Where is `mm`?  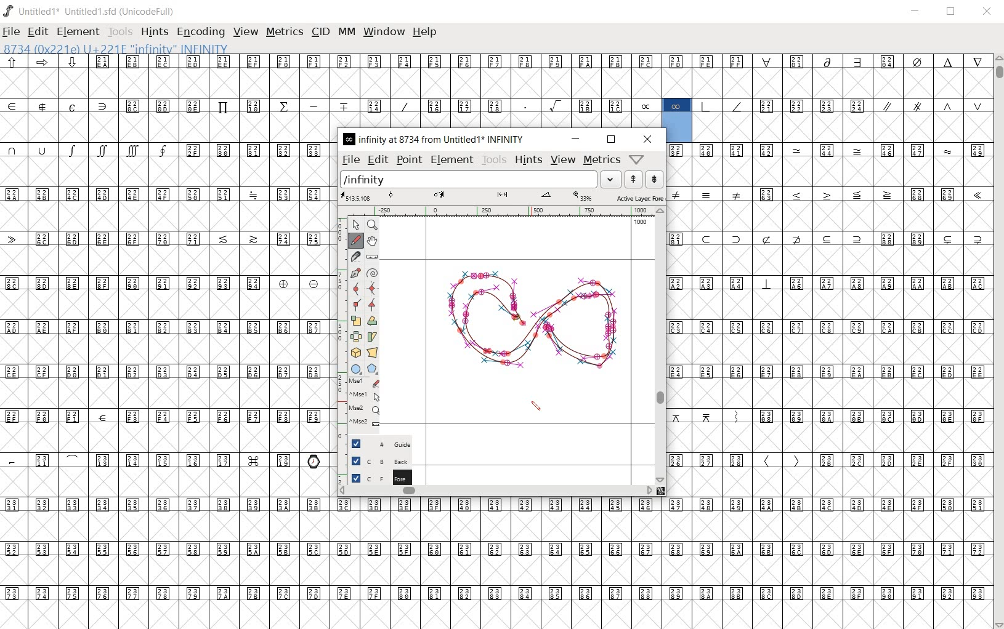 mm is located at coordinates (346, 33).